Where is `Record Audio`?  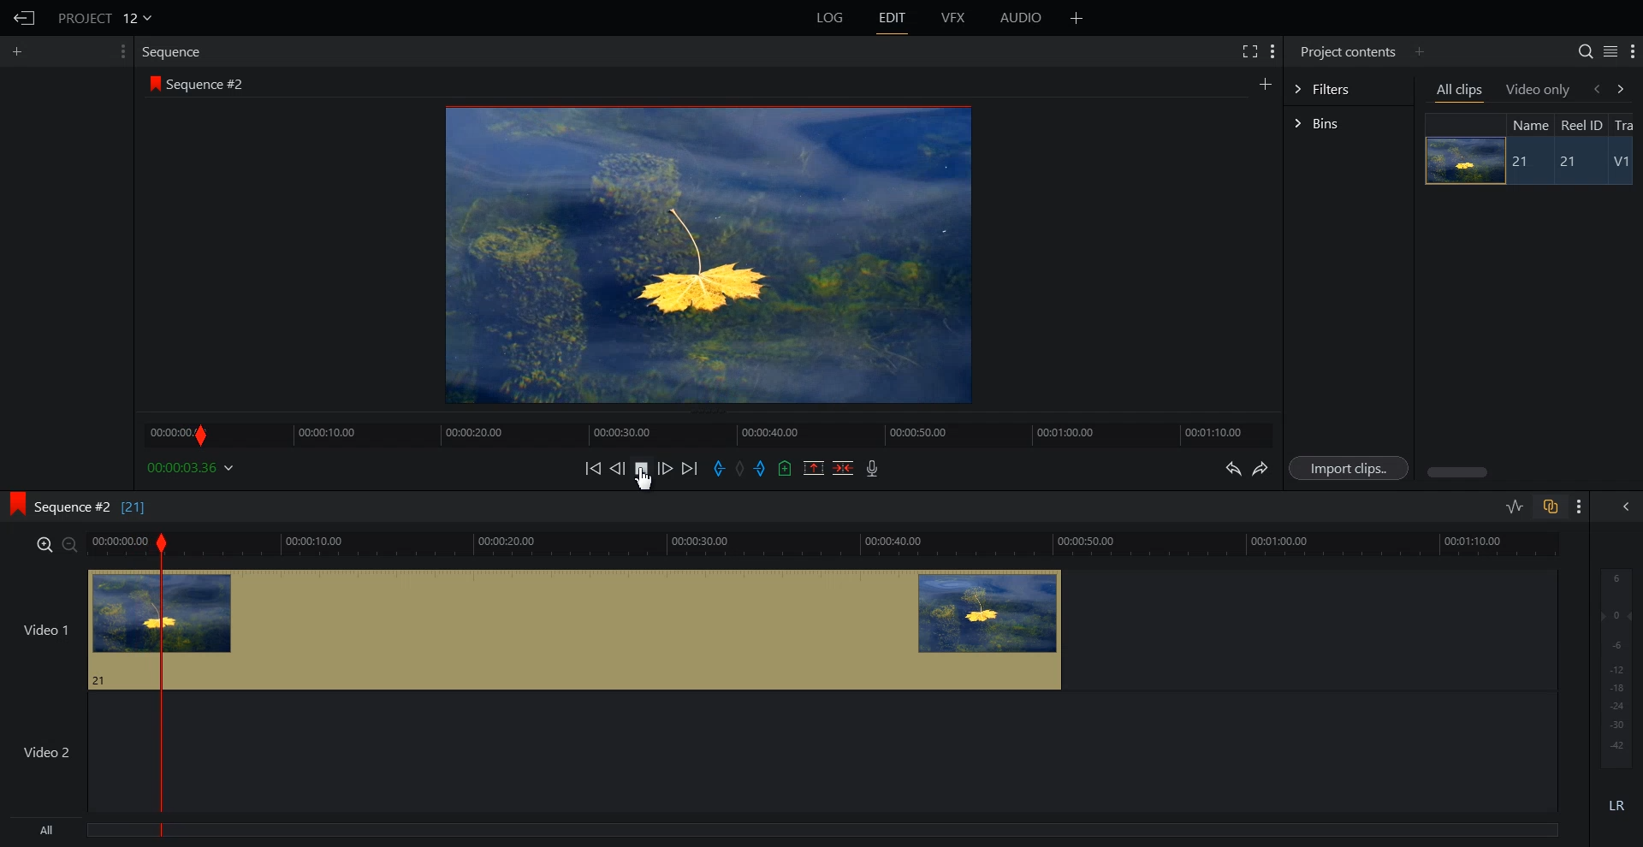
Record Audio is located at coordinates (870, 468).